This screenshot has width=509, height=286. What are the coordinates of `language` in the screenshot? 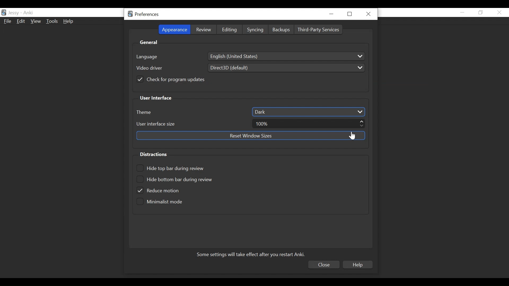 It's located at (147, 56).